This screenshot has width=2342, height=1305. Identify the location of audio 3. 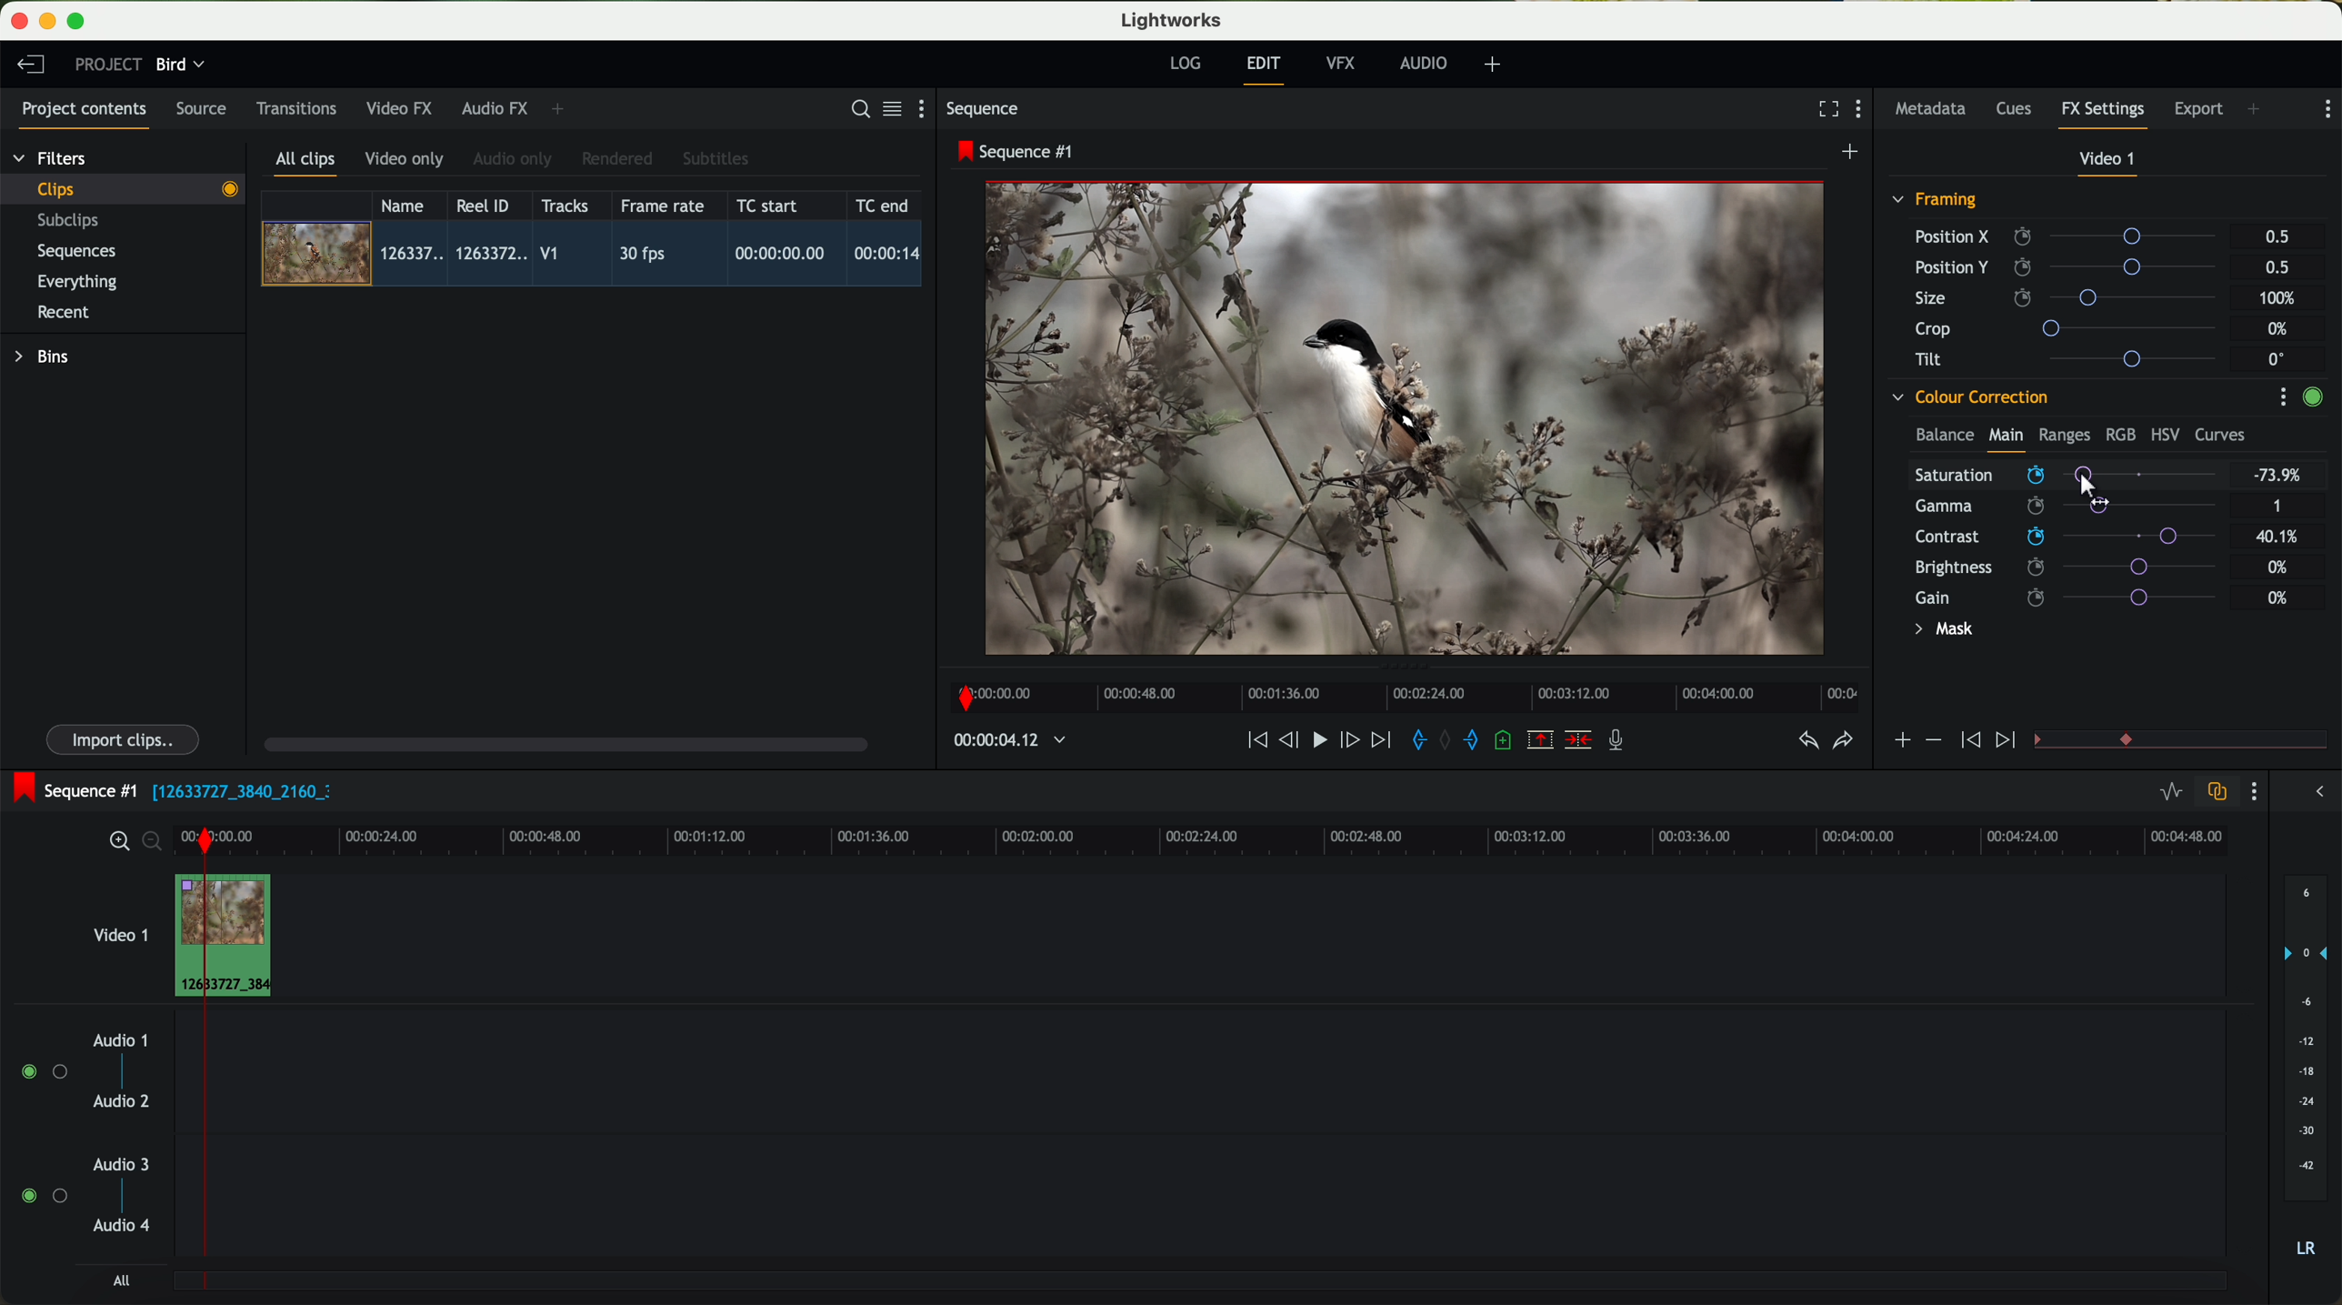
(113, 1163).